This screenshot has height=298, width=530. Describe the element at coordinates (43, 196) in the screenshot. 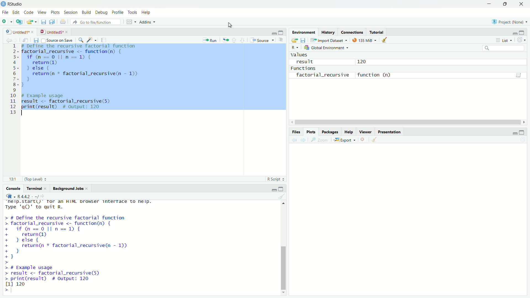

I see `View the current working directory` at that location.